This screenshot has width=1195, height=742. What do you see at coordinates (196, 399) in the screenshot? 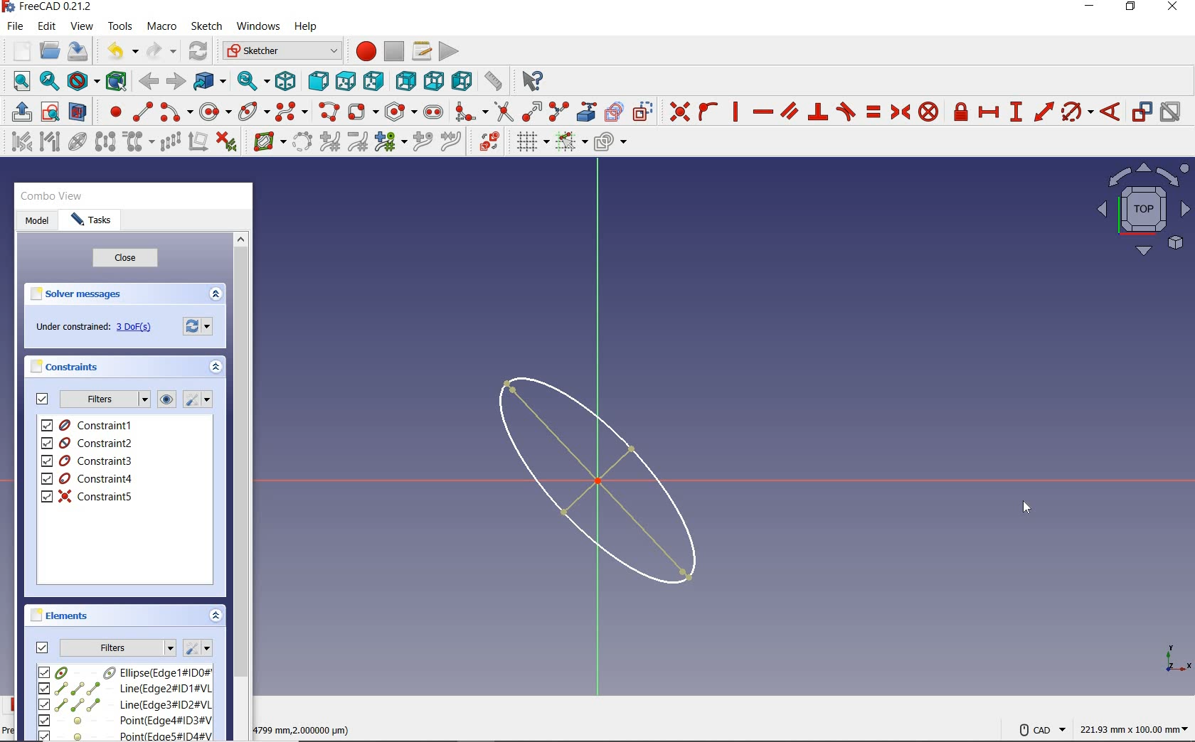
I see `settings` at bounding box center [196, 399].